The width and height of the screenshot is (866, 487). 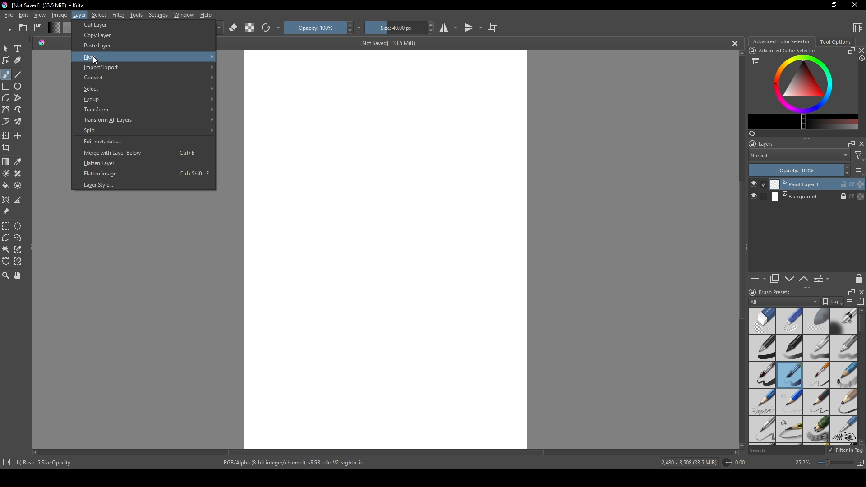 What do you see at coordinates (37, 452) in the screenshot?
I see `scroll left` at bounding box center [37, 452].